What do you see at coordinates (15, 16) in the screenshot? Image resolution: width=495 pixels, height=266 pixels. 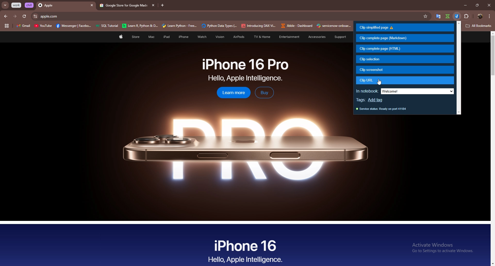 I see `forward` at bounding box center [15, 16].